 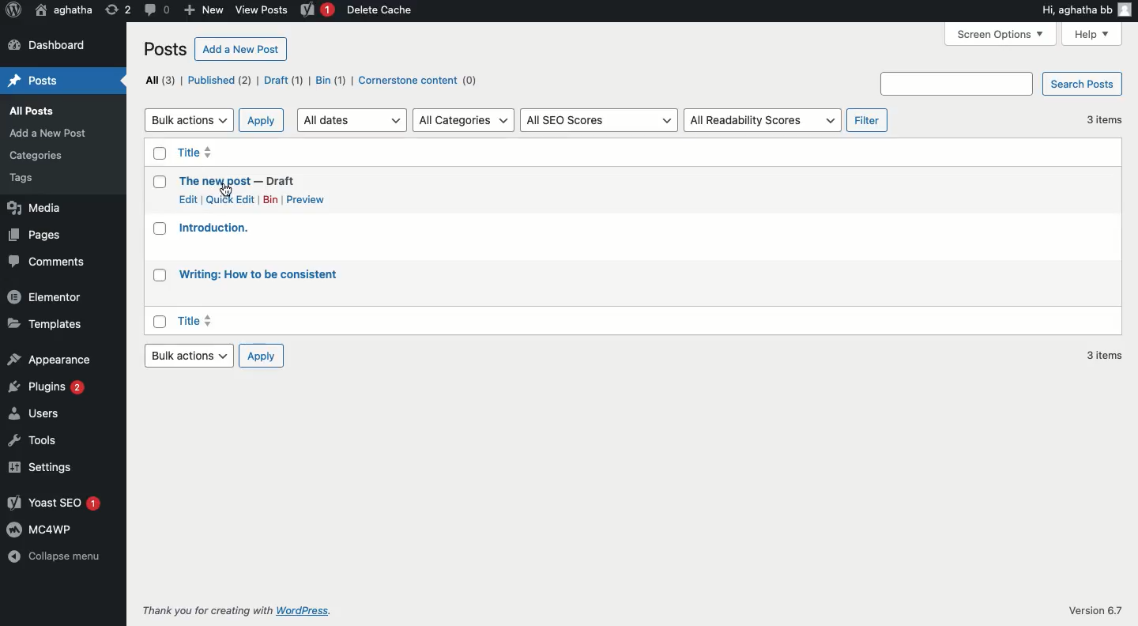 What do you see at coordinates (158, 182) in the screenshot?
I see `Check box` at bounding box center [158, 182].